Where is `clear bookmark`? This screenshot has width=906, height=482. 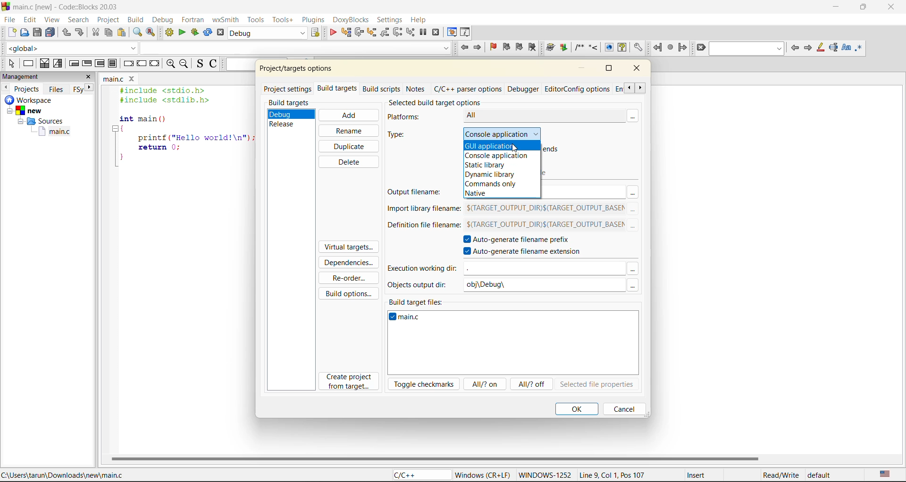
clear bookmark is located at coordinates (534, 49).